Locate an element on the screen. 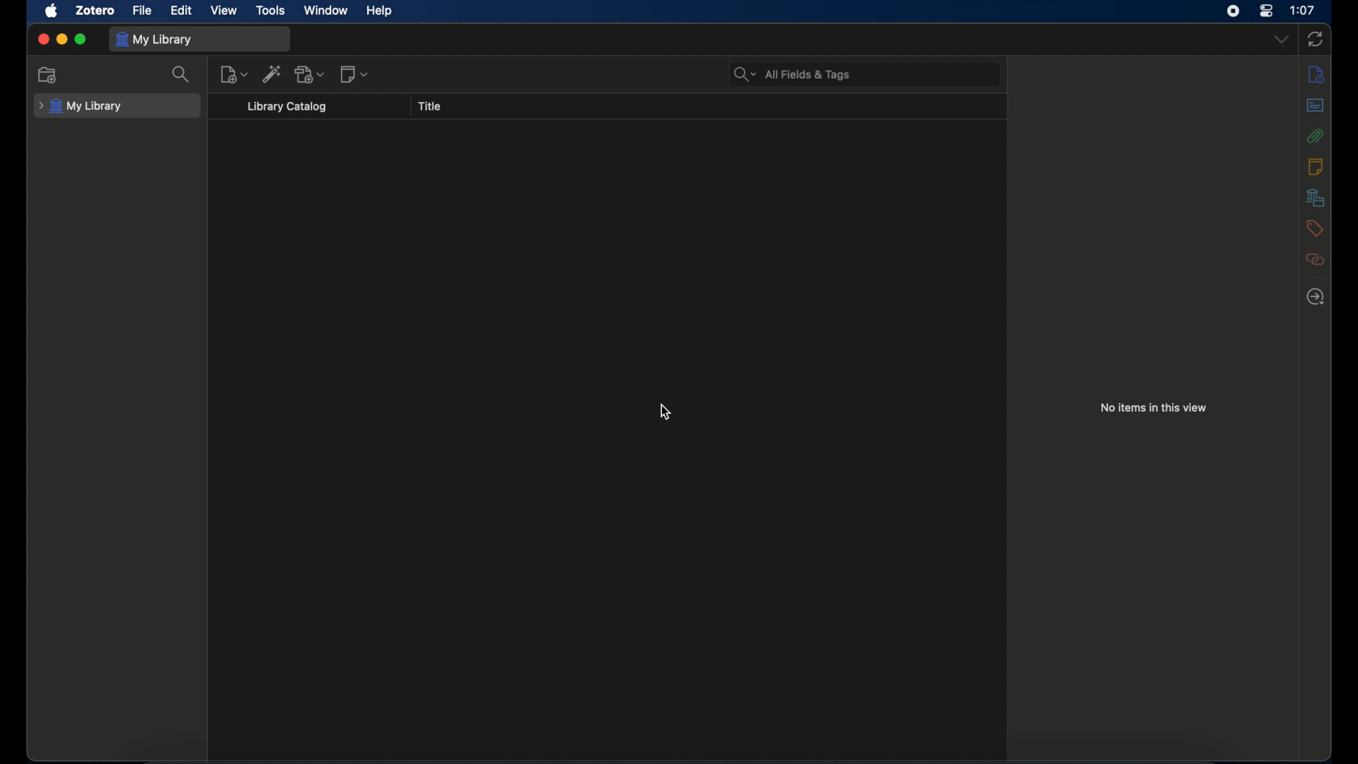 This screenshot has width=1358, height=764. notes is located at coordinates (1314, 166).